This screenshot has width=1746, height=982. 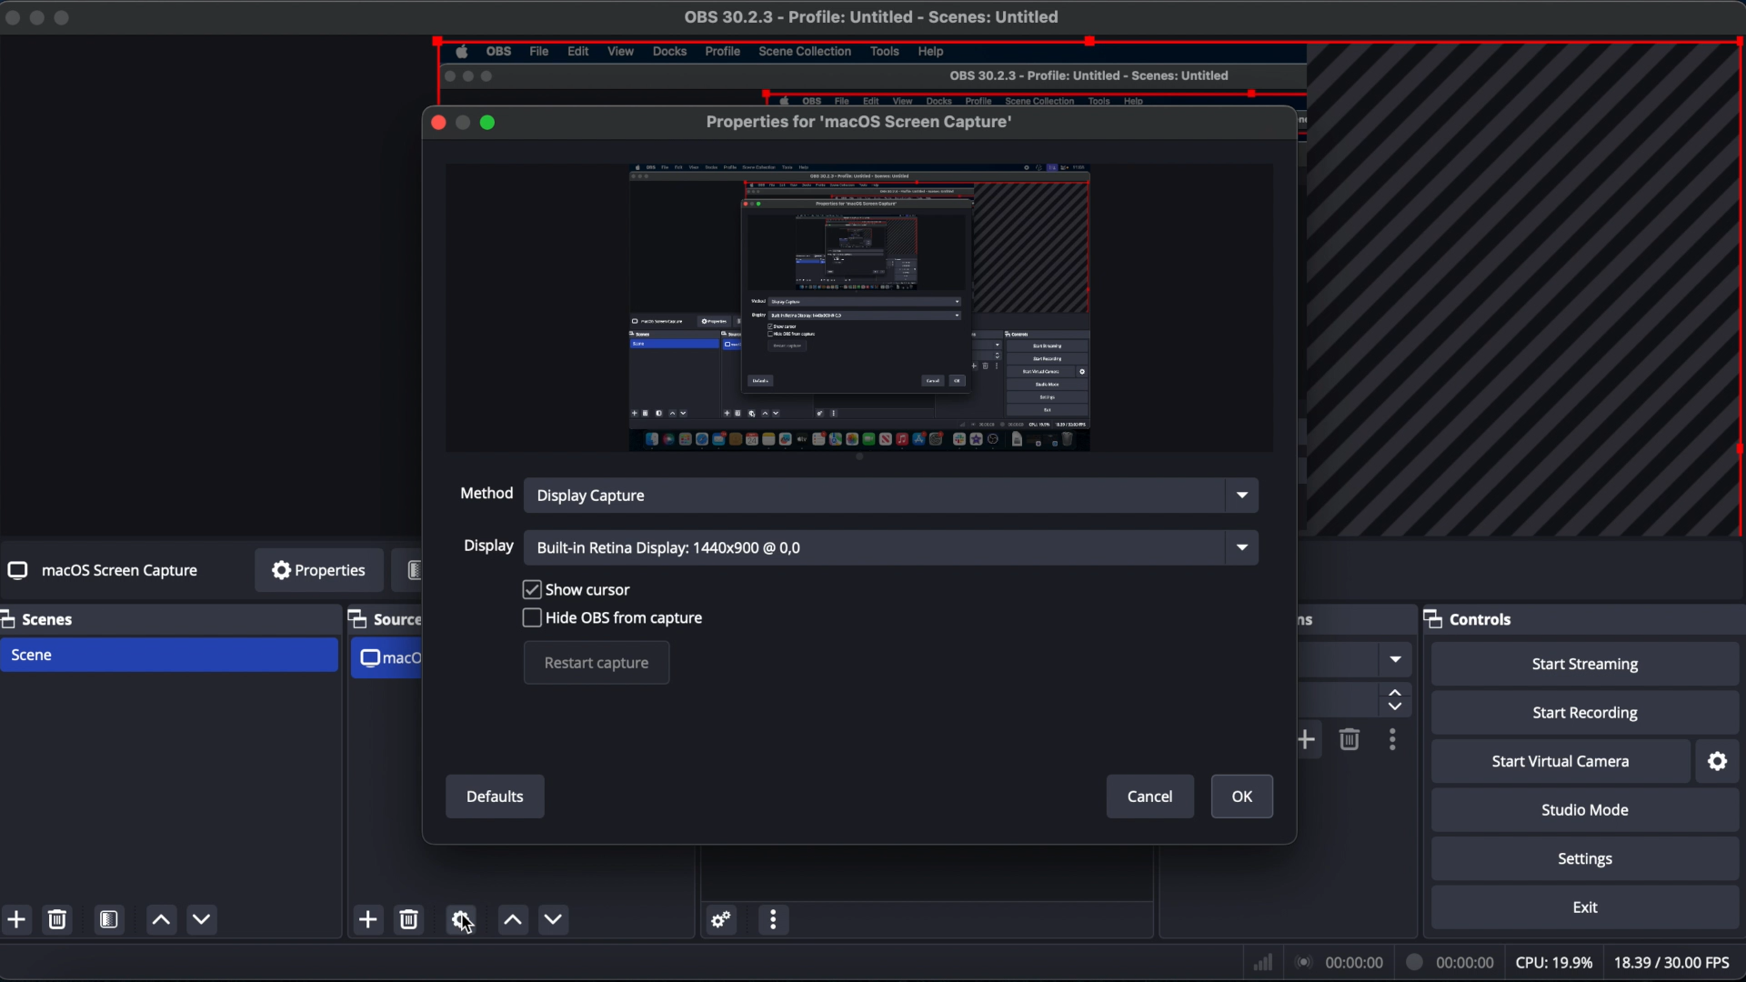 I want to click on CPU usage, so click(x=1555, y=962).